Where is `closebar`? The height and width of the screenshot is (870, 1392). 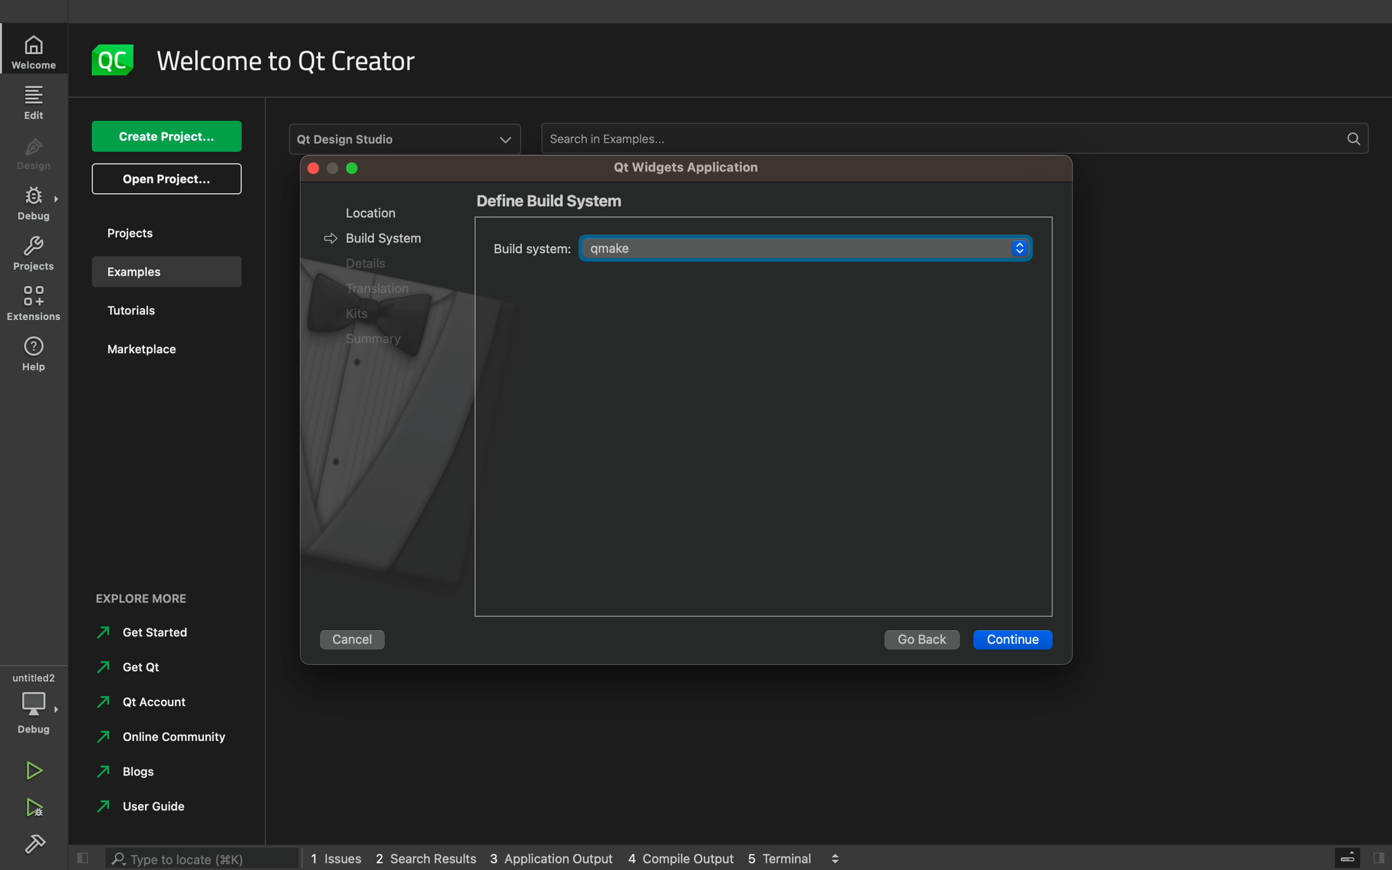 closebar is located at coordinates (1362, 856).